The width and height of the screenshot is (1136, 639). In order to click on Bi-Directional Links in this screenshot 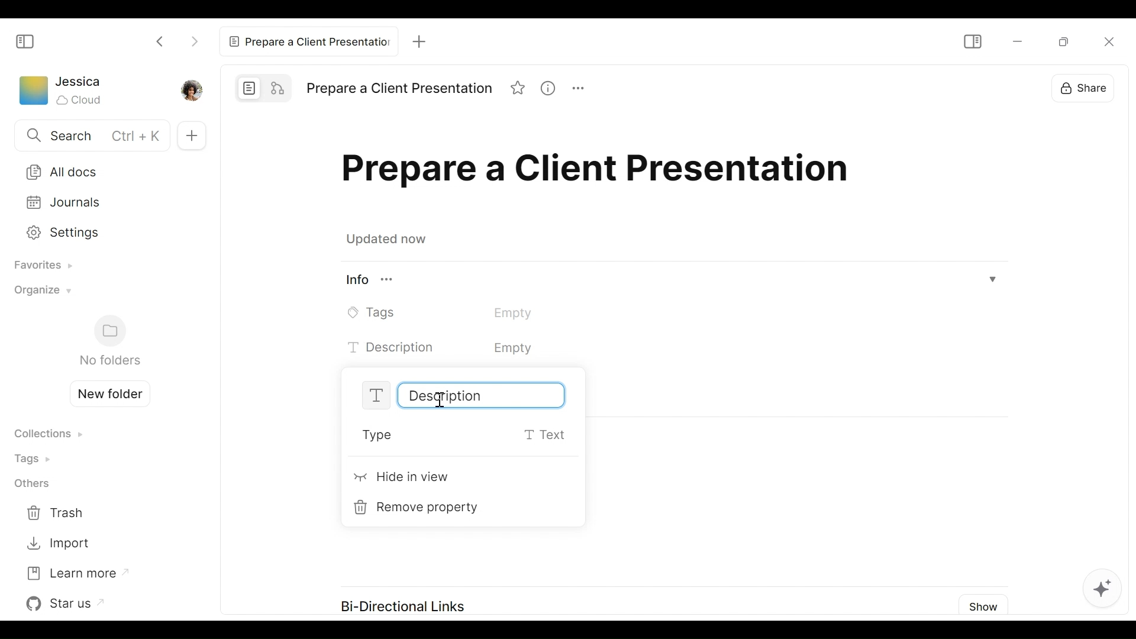, I will do `click(400, 603)`.